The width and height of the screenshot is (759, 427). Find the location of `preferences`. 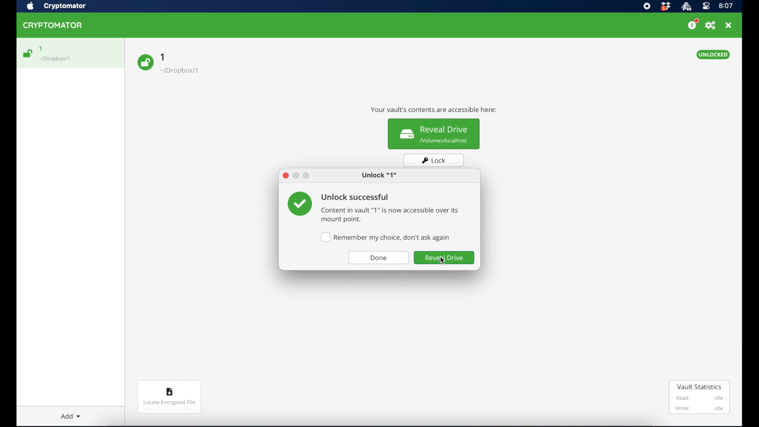

preferences is located at coordinates (710, 25).